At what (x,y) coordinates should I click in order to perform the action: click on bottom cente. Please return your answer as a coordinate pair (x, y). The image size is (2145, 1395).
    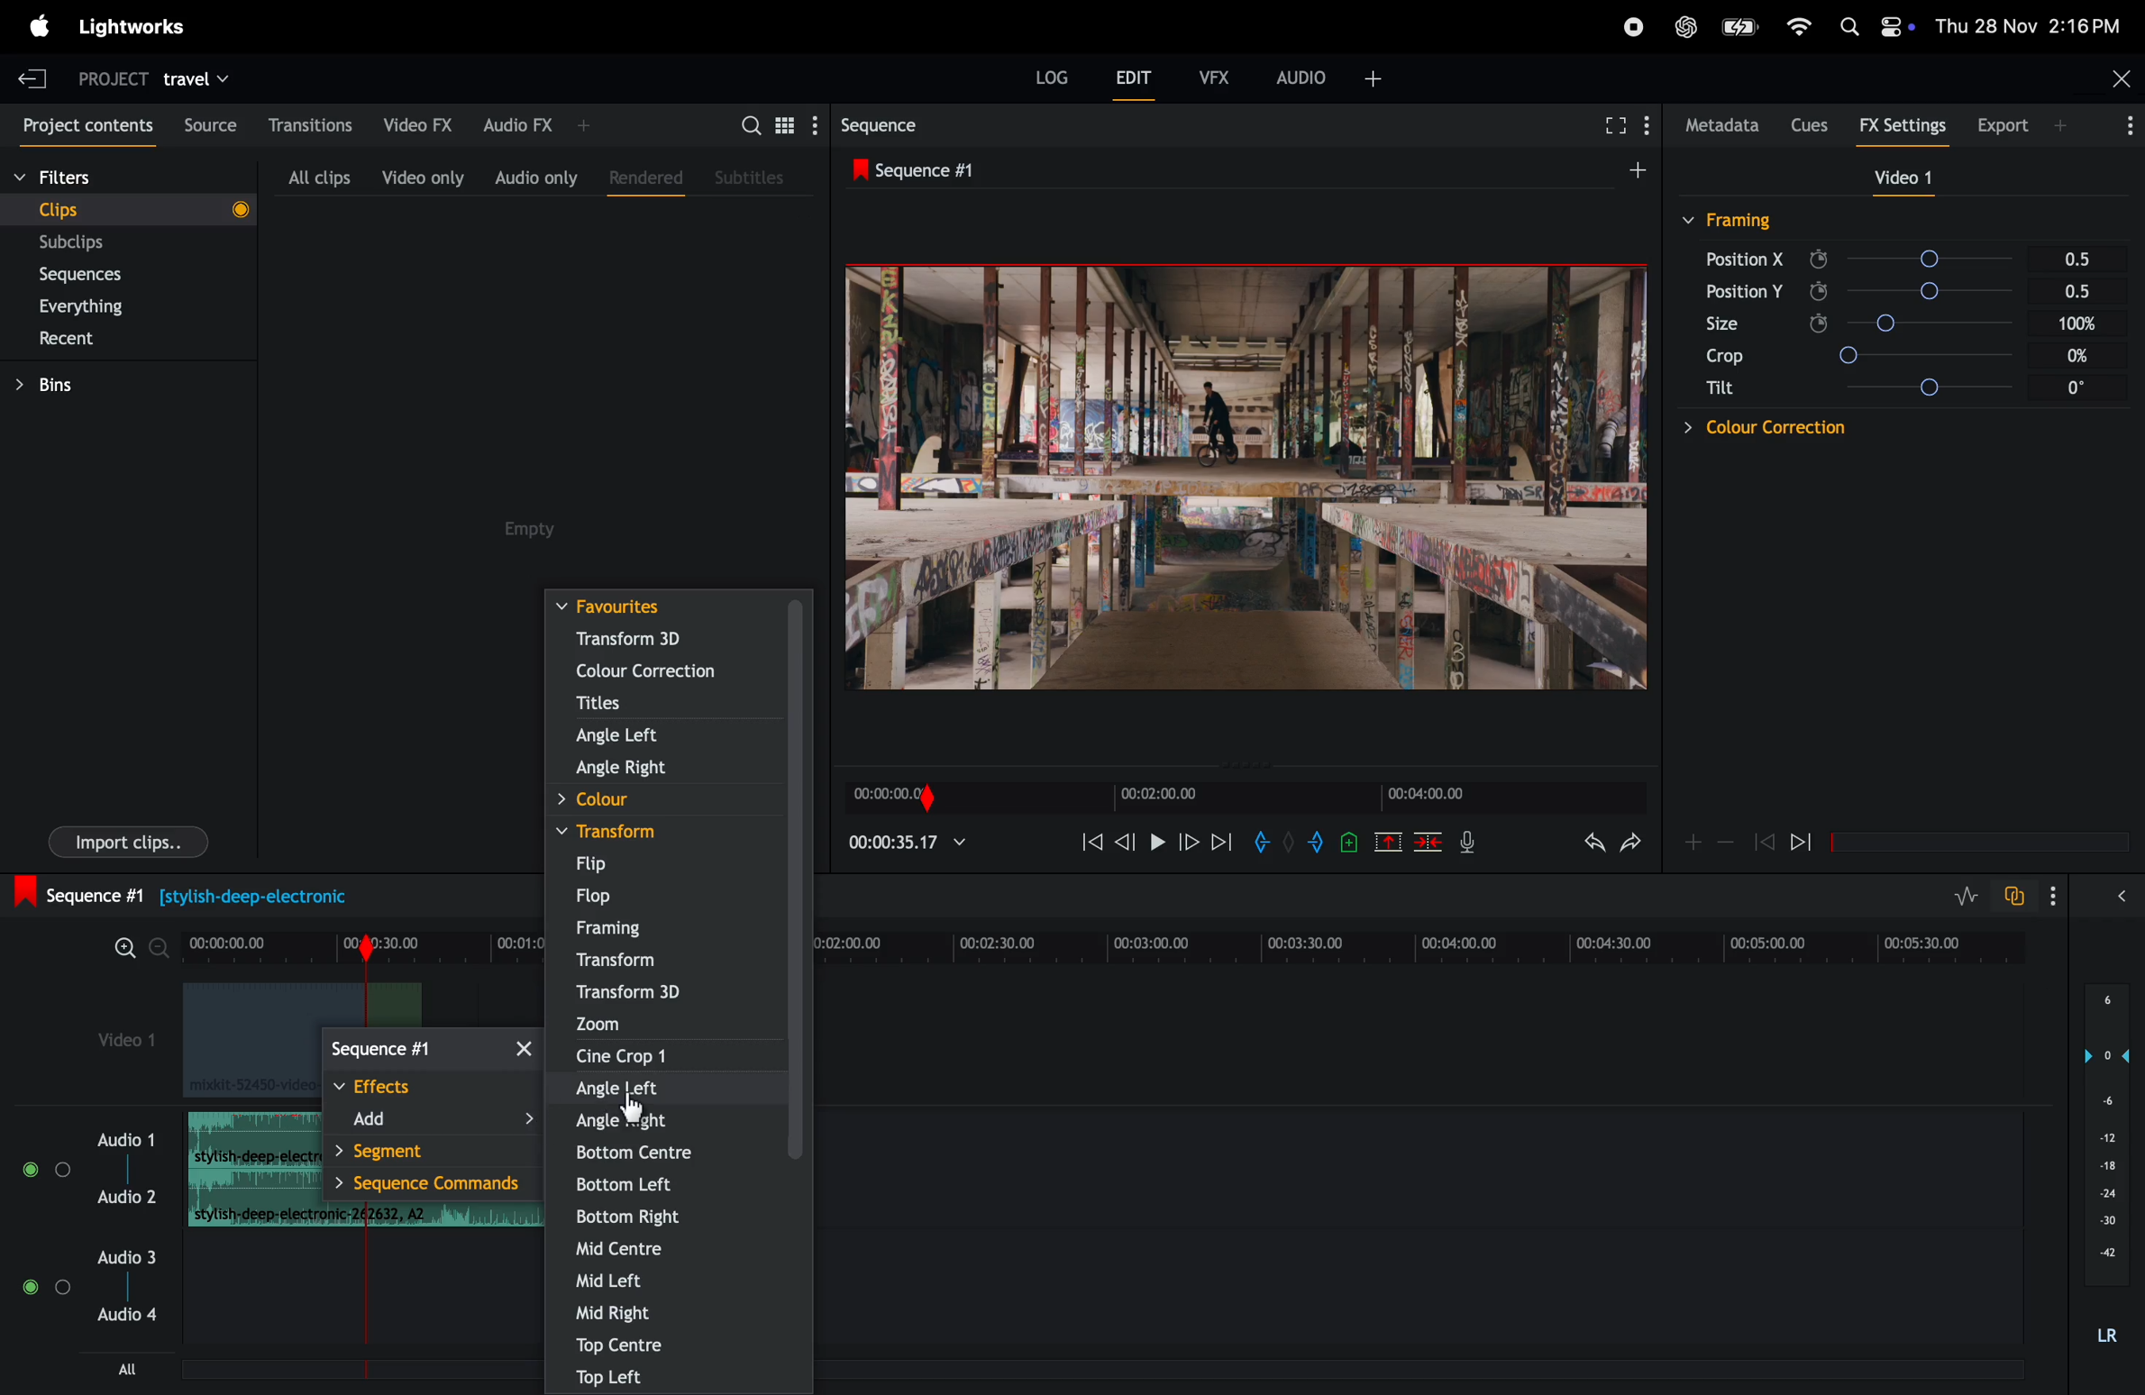
    Looking at the image, I should click on (679, 1155).